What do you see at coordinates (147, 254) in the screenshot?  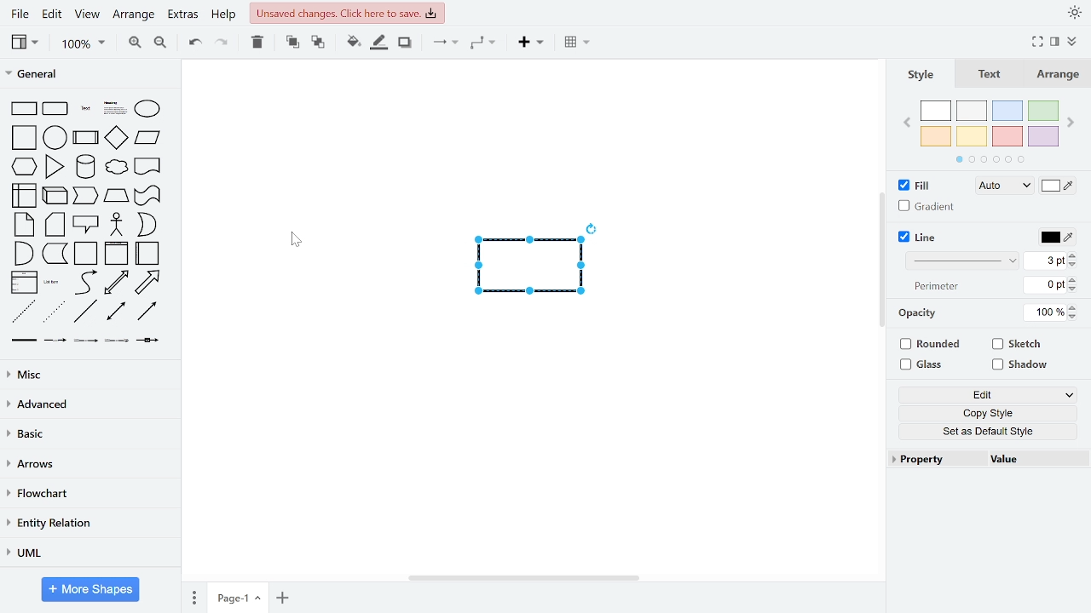 I see `general shapes` at bounding box center [147, 254].